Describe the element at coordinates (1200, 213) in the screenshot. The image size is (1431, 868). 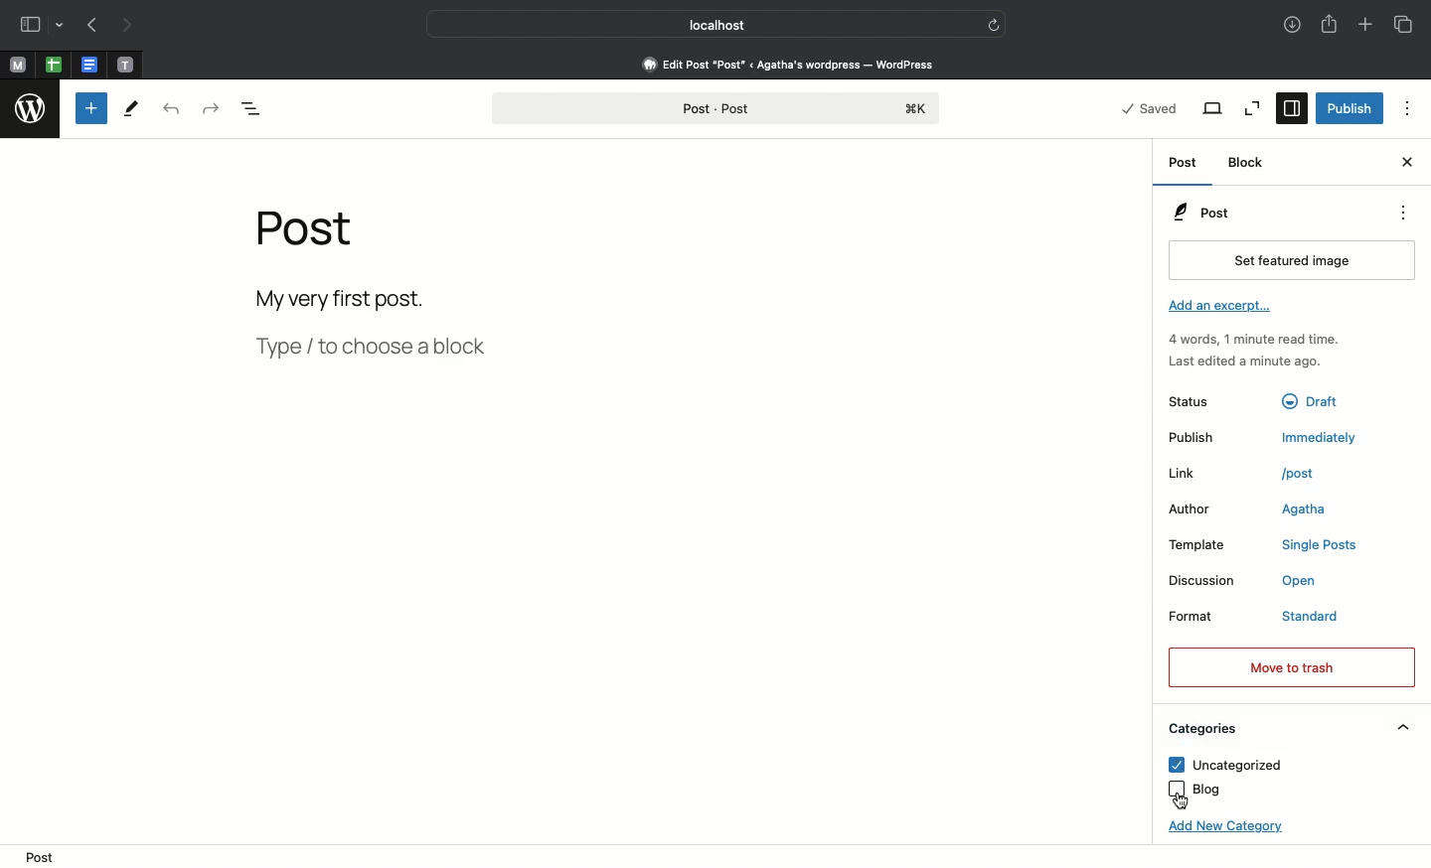
I see `Post` at that location.